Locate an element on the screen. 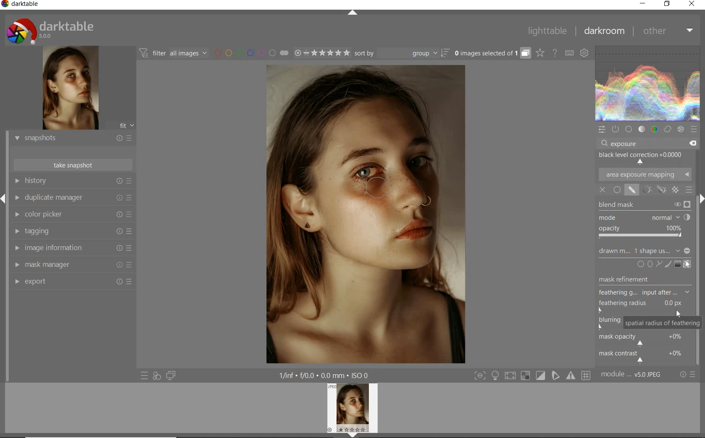 The width and height of the screenshot is (705, 438). image information is located at coordinates (73, 248).